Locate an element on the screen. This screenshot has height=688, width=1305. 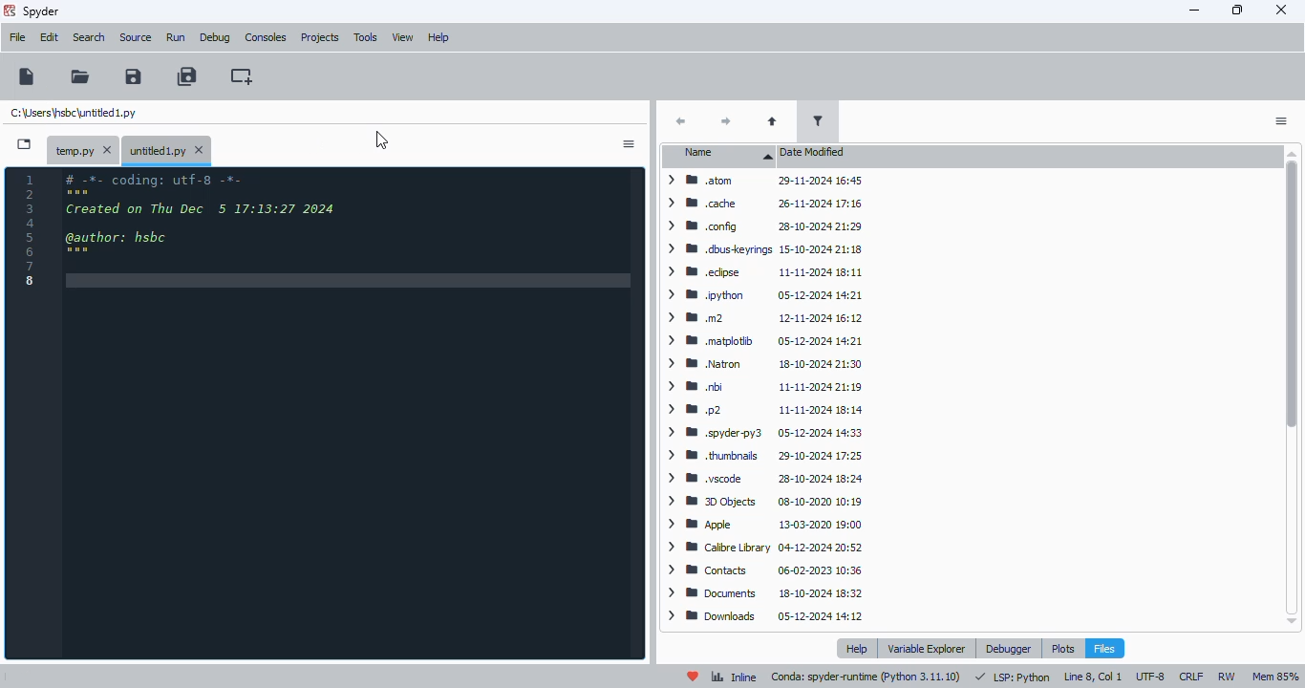
RW is located at coordinates (1227, 676).